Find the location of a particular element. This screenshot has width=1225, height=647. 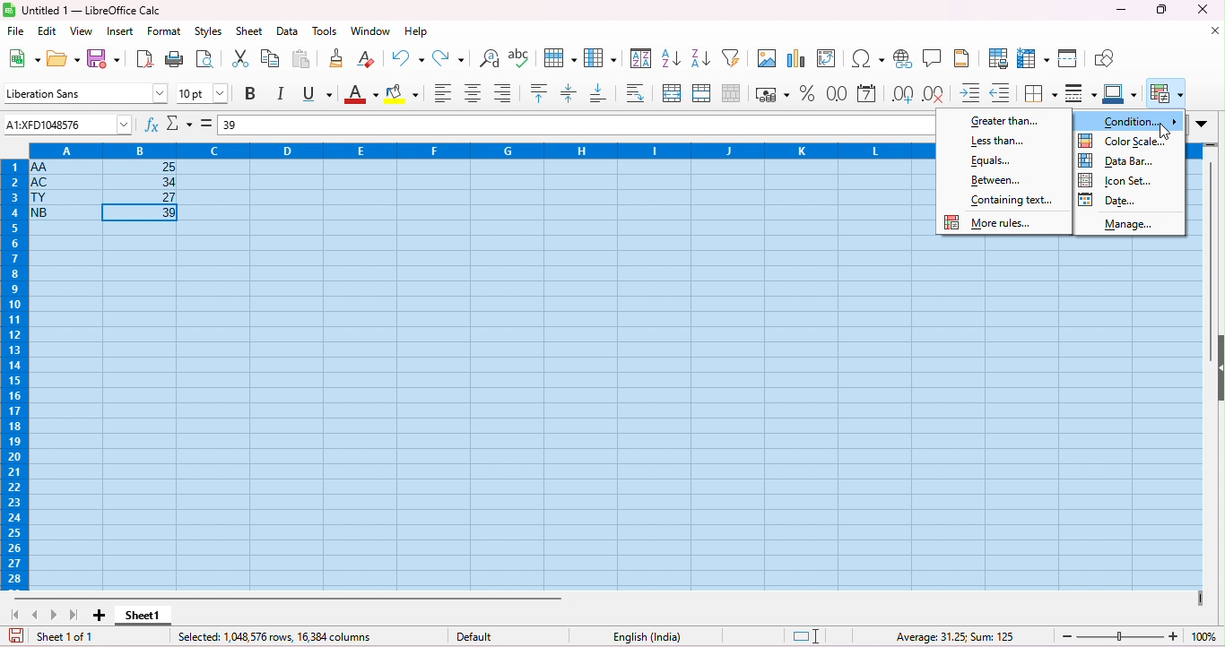

show draw functions is located at coordinates (1105, 56).